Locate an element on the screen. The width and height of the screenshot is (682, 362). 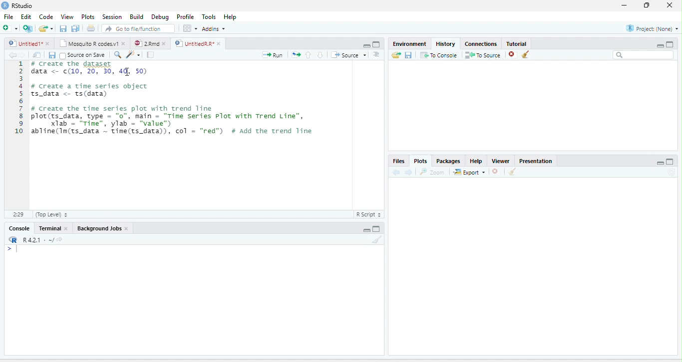
Zoom is located at coordinates (433, 172).